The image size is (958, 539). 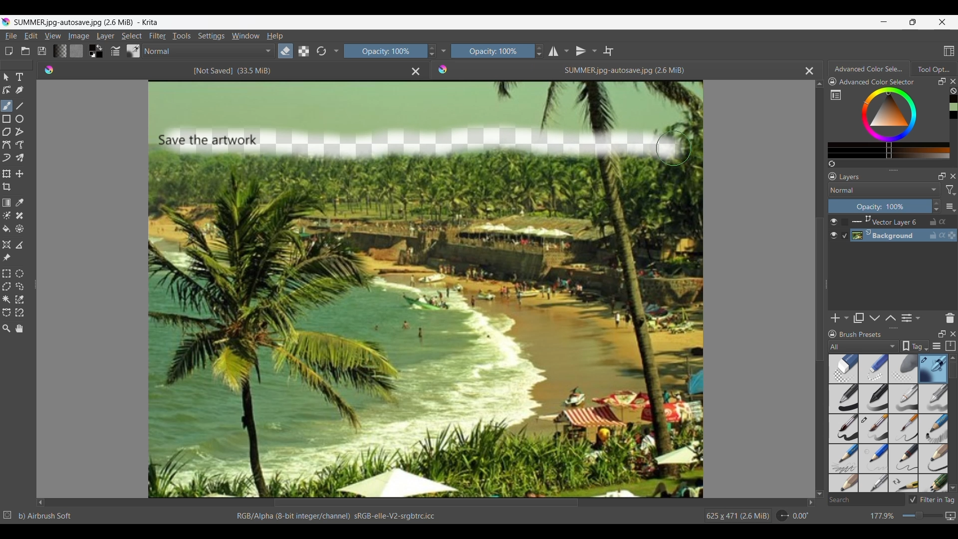 I want to click on Show/Hide tools, so click(x=444, y=51).